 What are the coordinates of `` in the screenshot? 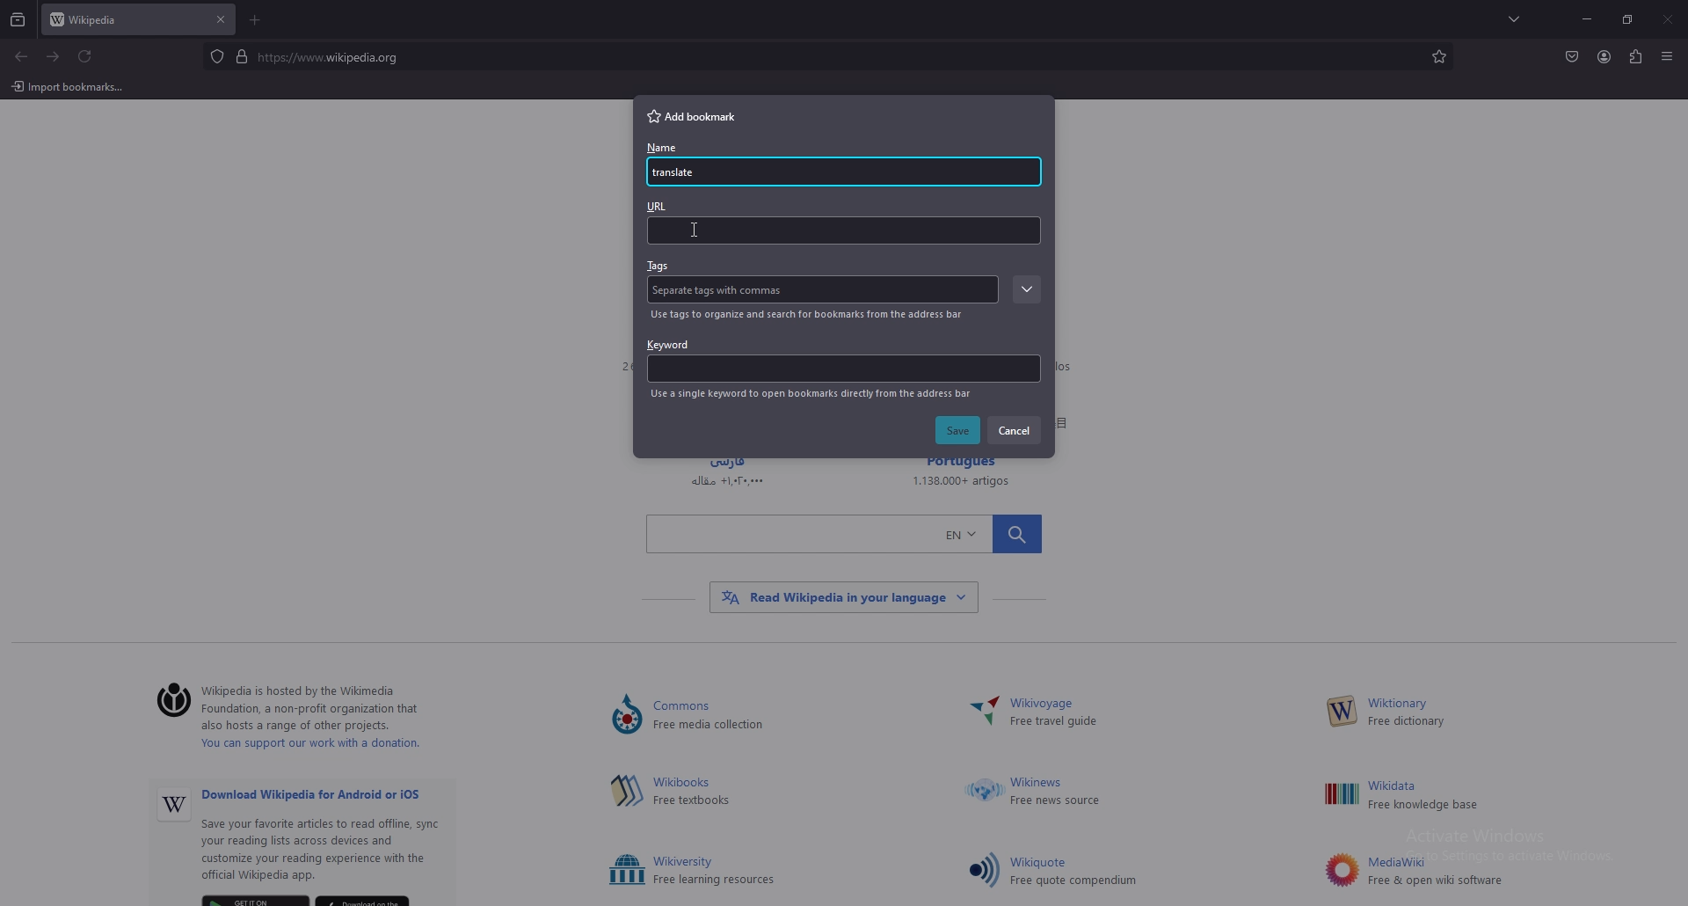 It's located at (981, 713).